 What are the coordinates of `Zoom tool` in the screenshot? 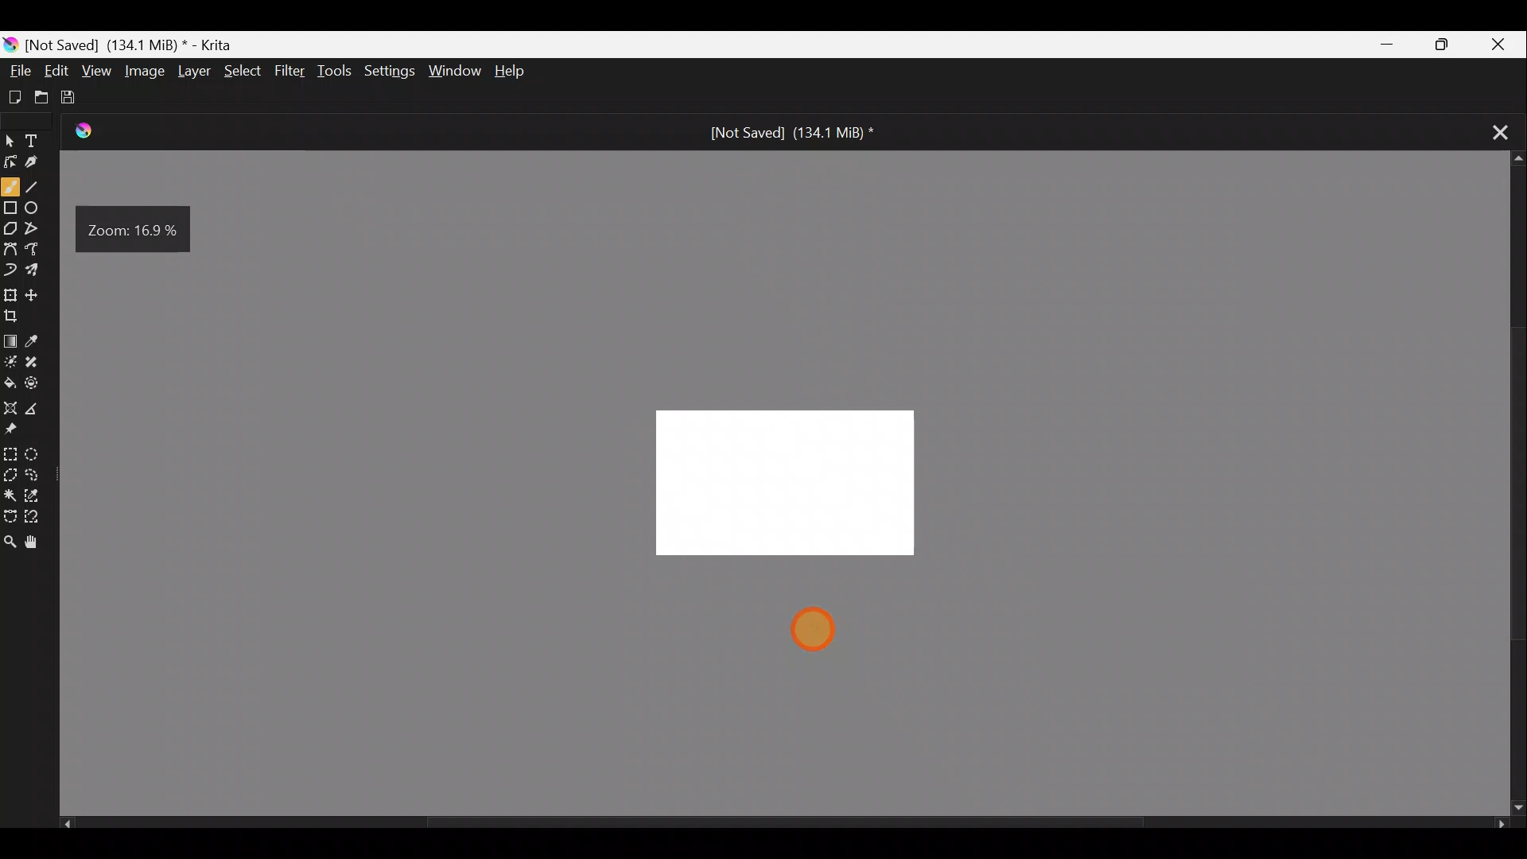 It's located at (10, 542).